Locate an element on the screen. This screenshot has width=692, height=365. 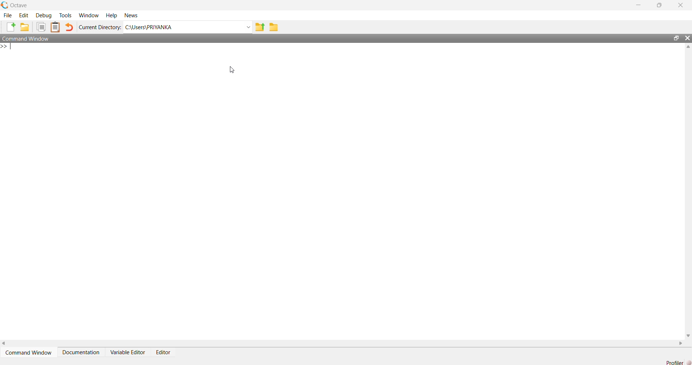
Browse directories is located at coordinates (276, 27).